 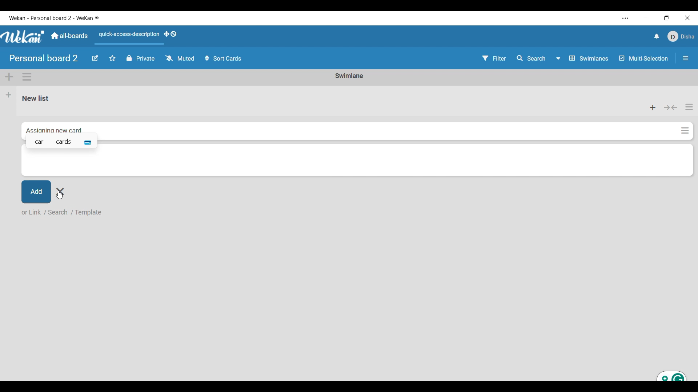 I want to click on Star board, so click(x=112, y=58).